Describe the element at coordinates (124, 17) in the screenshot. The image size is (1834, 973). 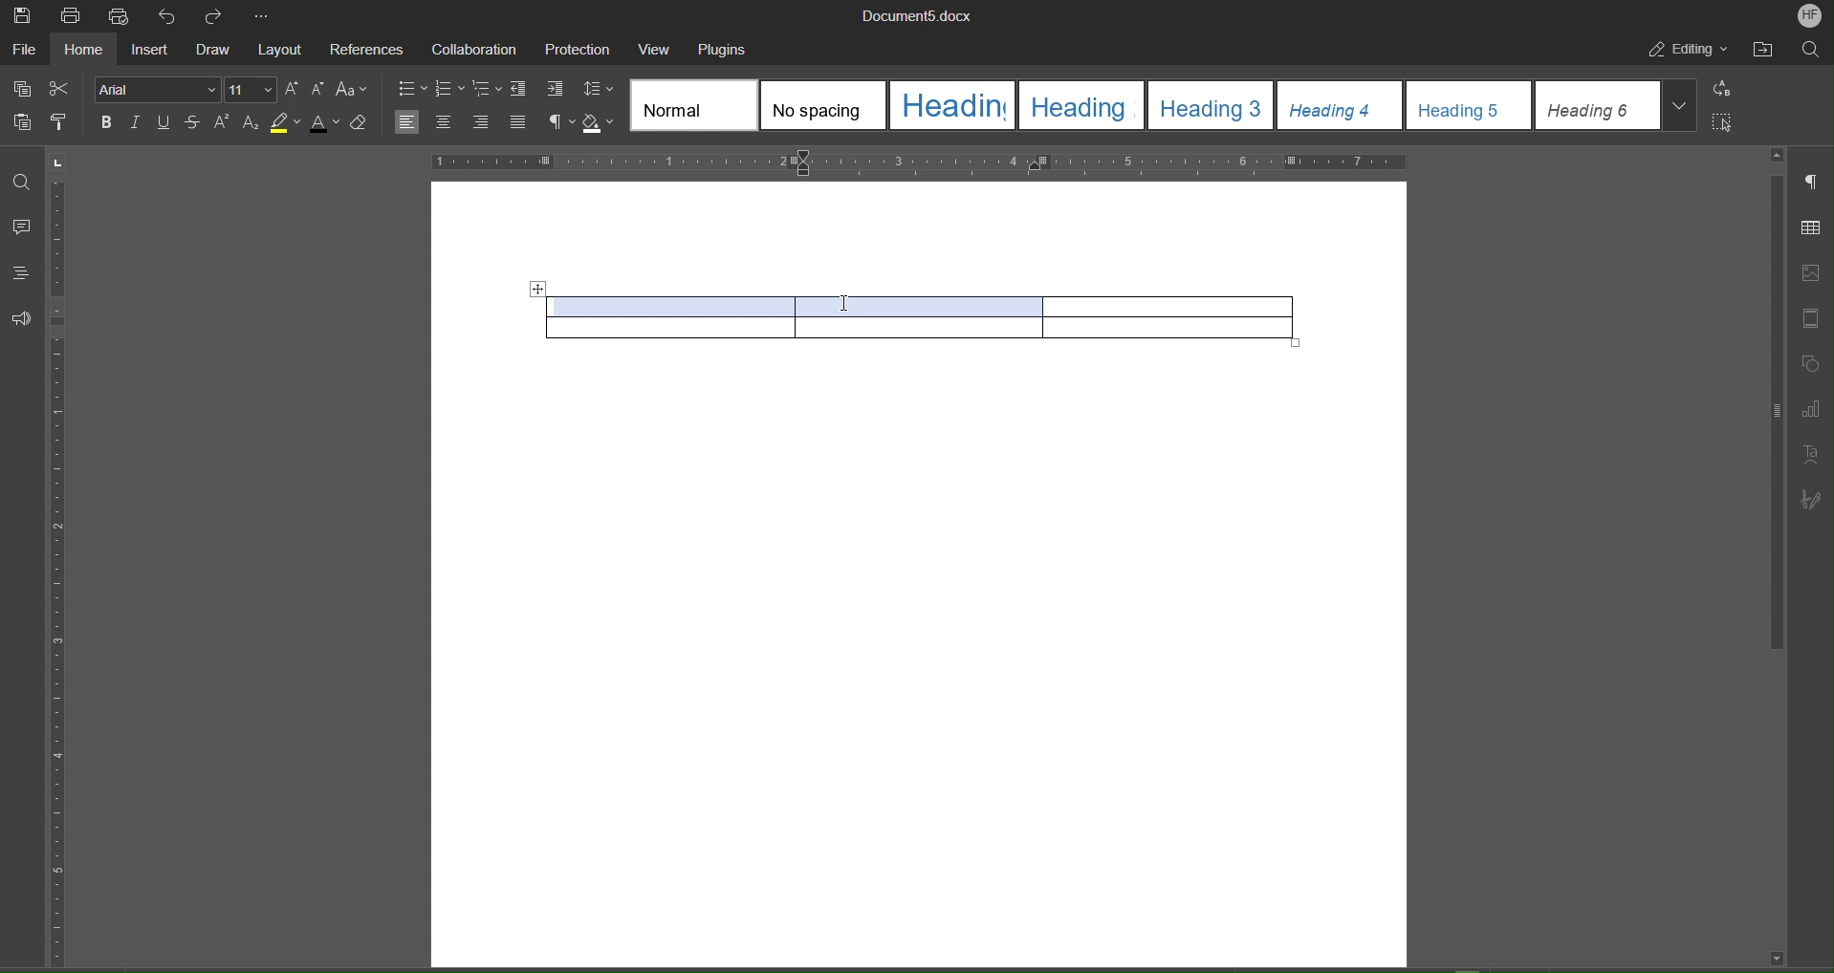
I see `Quick Print` at that location.